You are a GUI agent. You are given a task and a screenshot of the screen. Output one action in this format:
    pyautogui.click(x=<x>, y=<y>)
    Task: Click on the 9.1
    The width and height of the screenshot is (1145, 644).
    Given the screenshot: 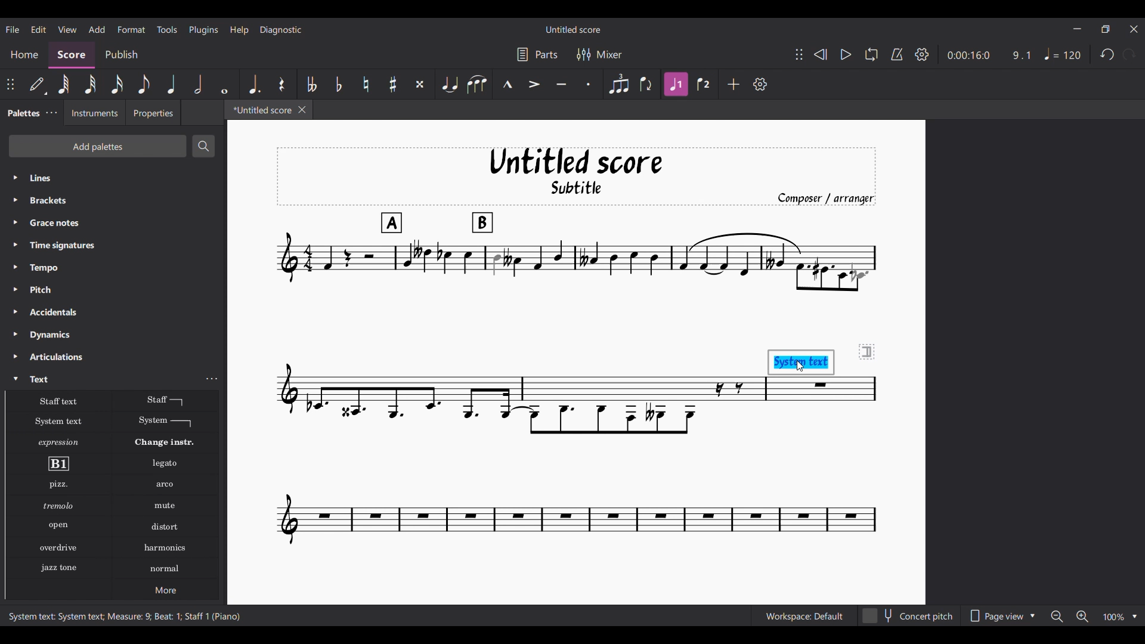 What is the action you would take?
    pyautogui.click(x=1021, y=55)
    